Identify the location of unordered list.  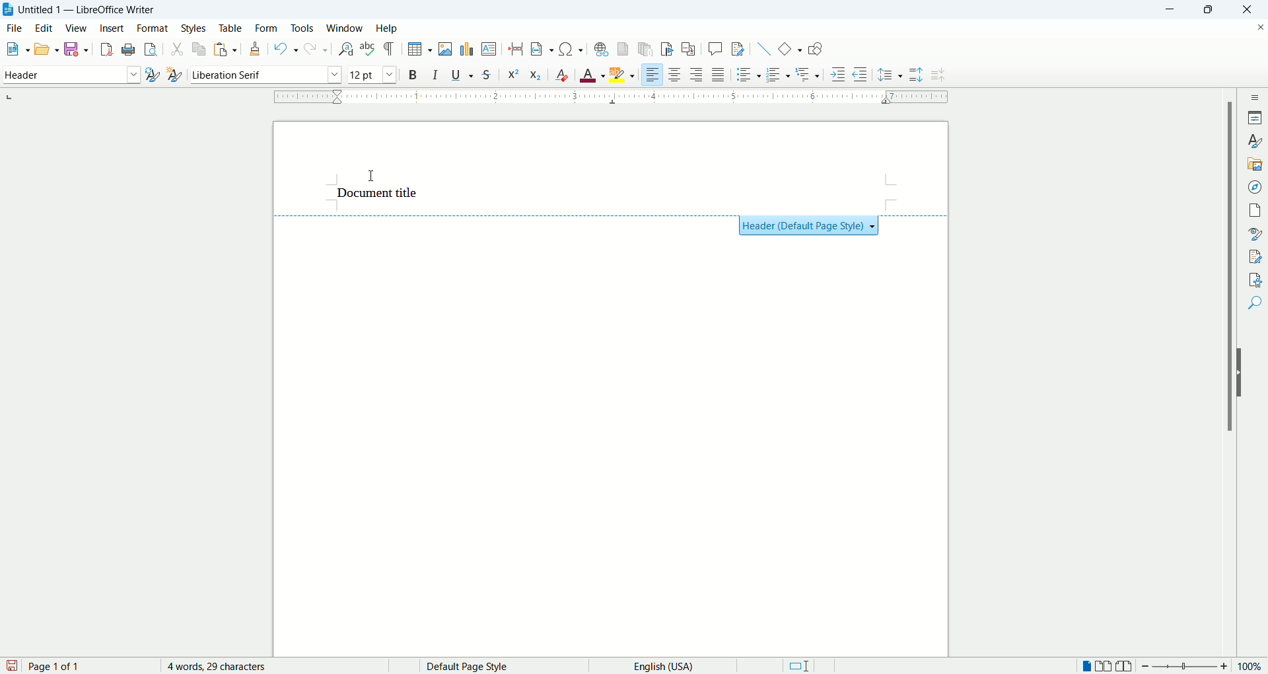
(748, 77).